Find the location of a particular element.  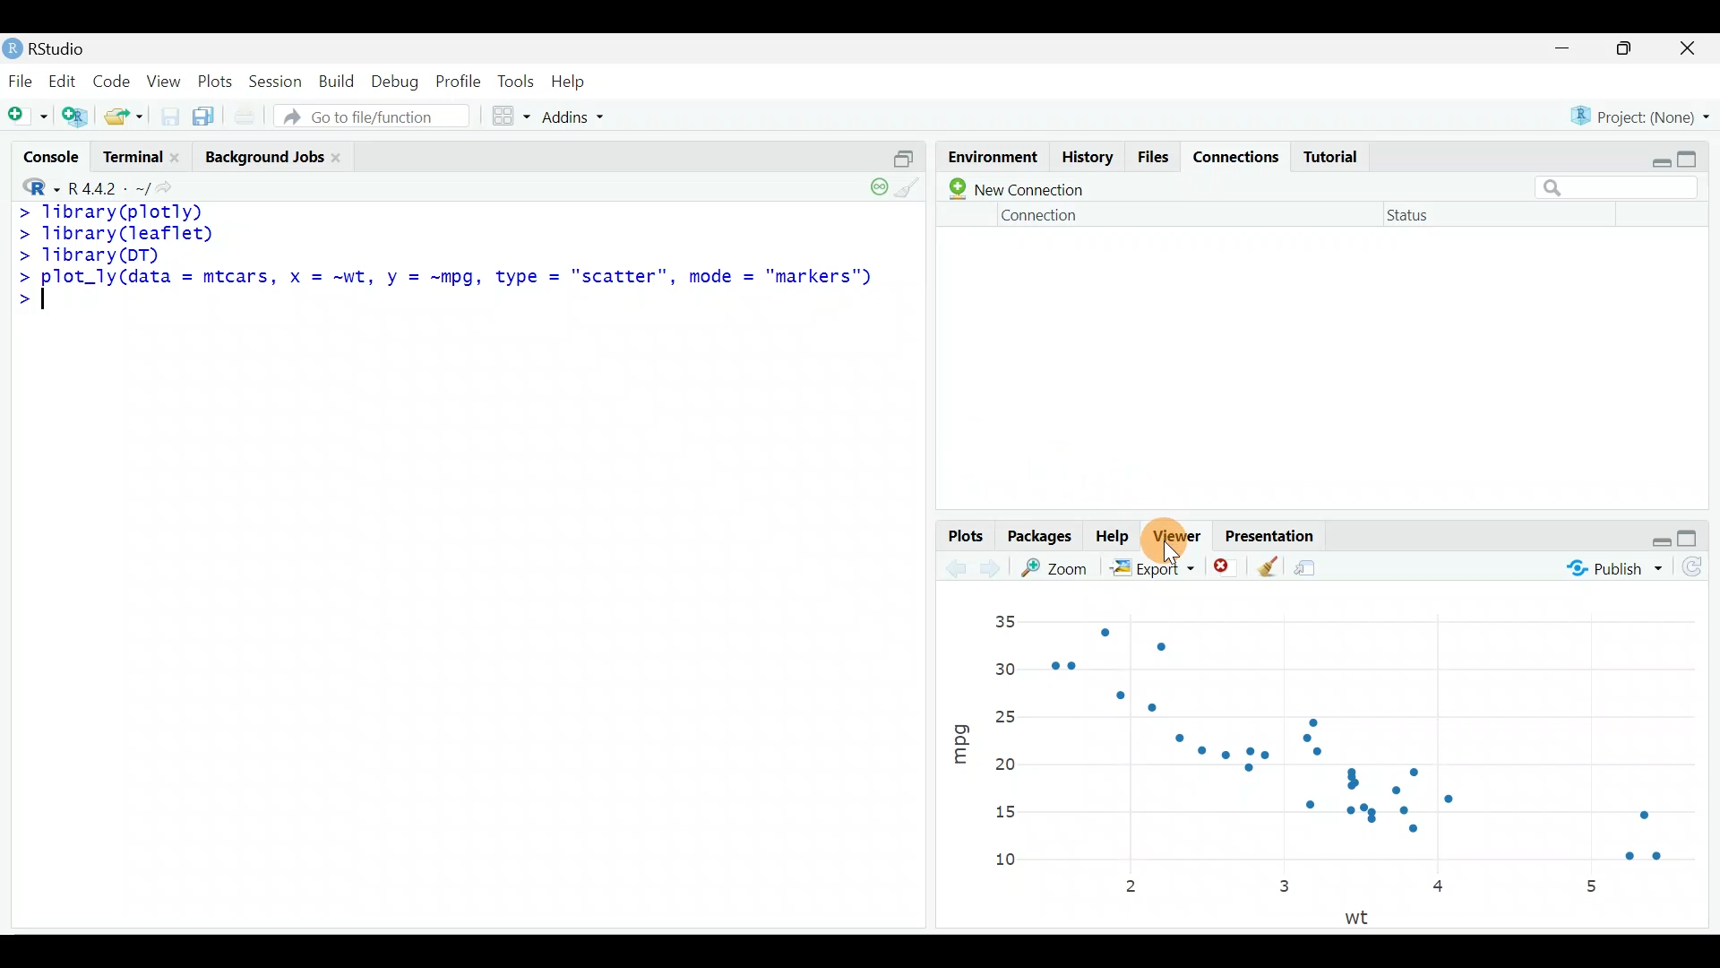

10 is located at coordinates (1004, 860).